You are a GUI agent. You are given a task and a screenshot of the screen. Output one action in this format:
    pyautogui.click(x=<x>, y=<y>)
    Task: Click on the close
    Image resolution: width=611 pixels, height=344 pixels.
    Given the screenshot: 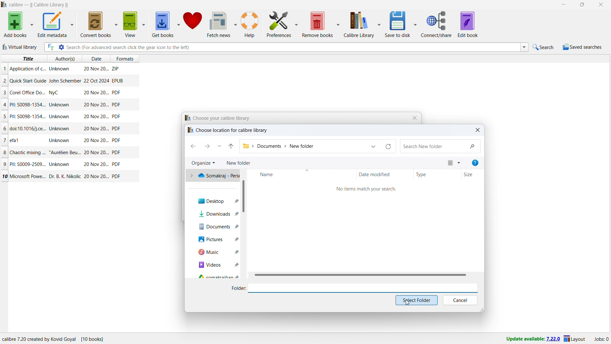 What is the action you would take?
    pyautogui.click(x=478, y=130)
    